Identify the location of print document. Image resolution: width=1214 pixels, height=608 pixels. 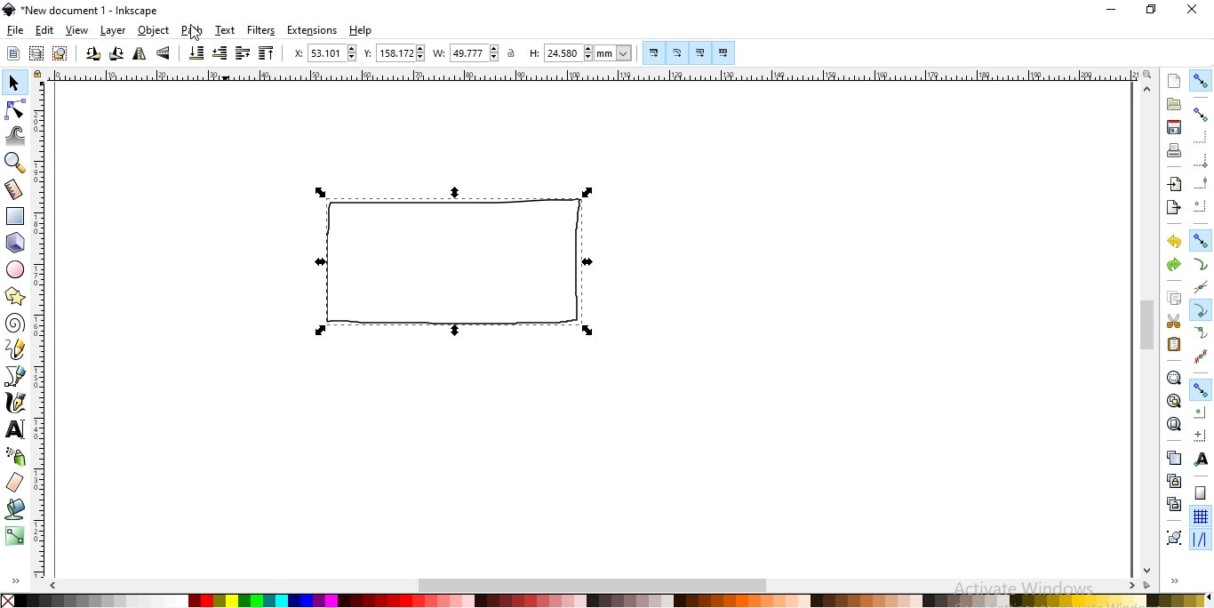
(1174, 151).